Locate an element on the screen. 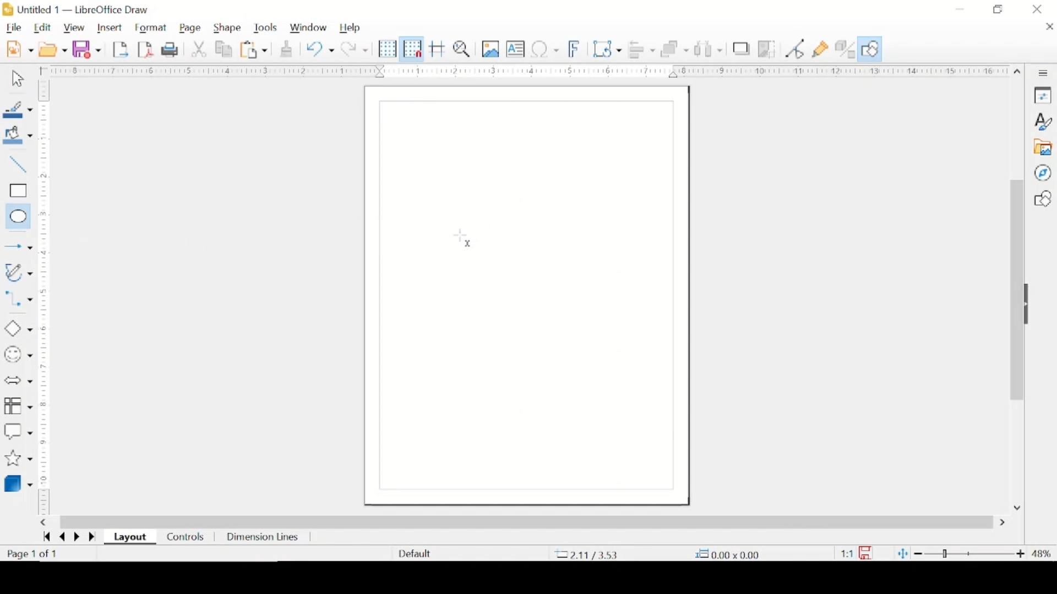 The width and height of the screenshot is (1057, 594). untitled 1 - libreoffice draw is located at coordinates (79, 9).